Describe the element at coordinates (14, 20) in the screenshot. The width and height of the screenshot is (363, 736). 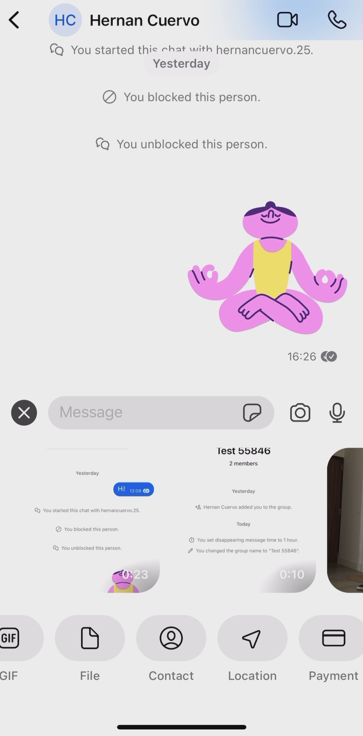
I see `navigate back` at that location.